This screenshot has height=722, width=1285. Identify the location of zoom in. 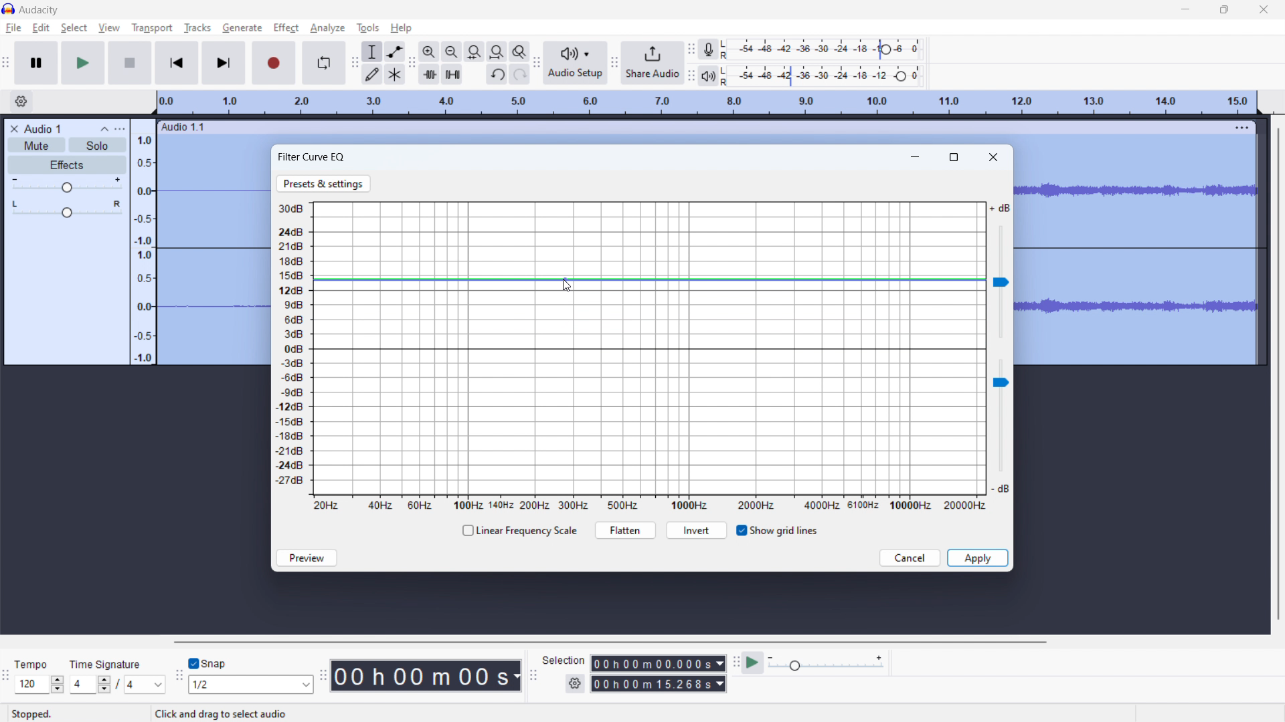
(429, 51).